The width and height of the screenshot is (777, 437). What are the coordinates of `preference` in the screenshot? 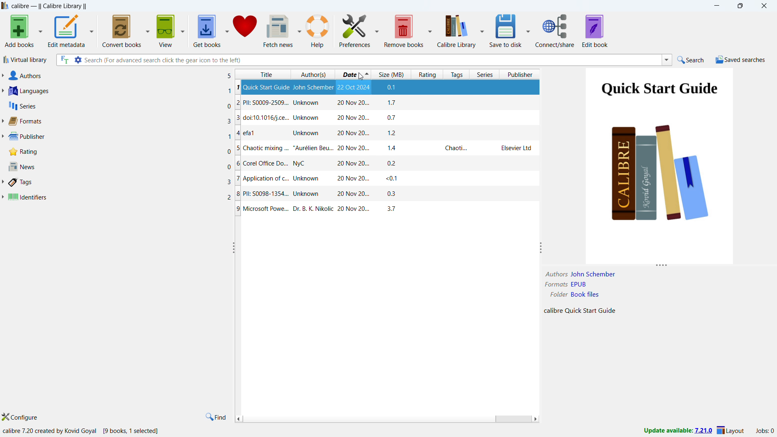 It's located at (355, 29).